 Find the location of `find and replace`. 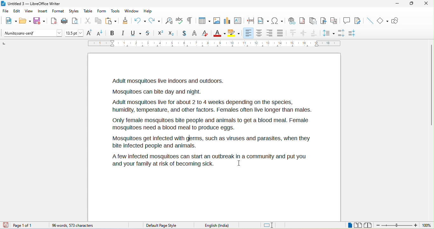

find and replace is located at coordinates (169, 20).